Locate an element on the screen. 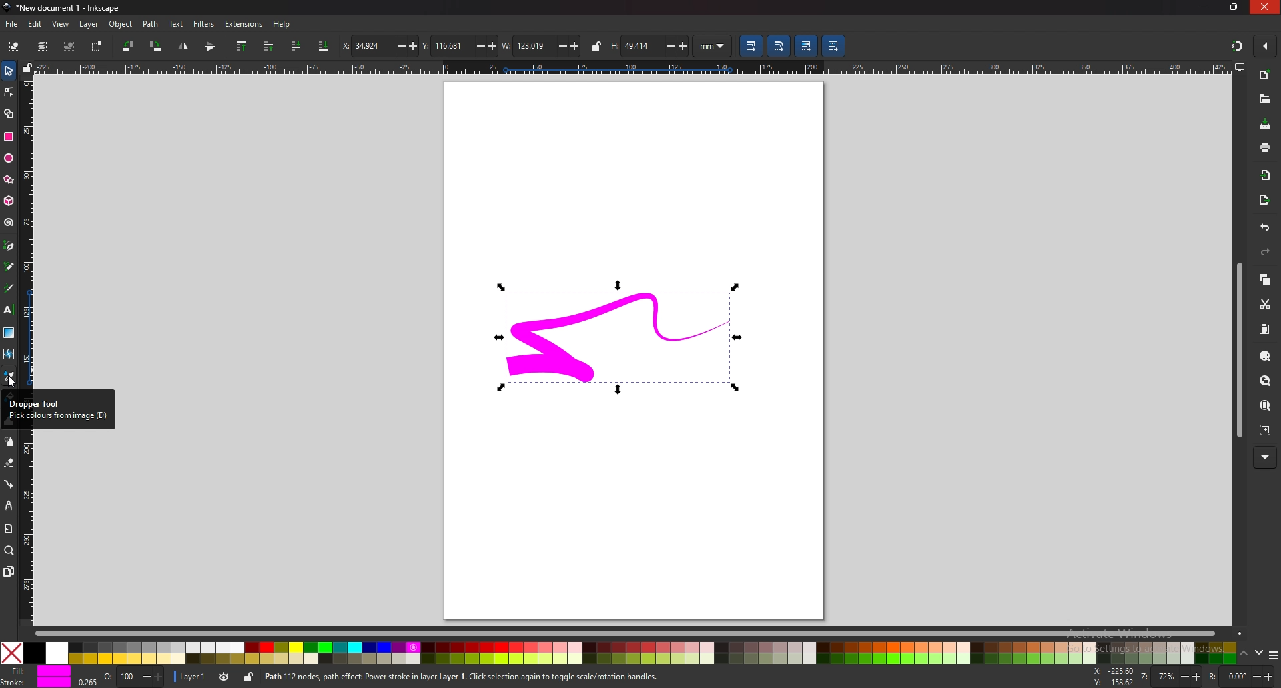 Image resolution: width=1281 pixels, height=688 pixels. eraser is located at coordinates (9, 463).